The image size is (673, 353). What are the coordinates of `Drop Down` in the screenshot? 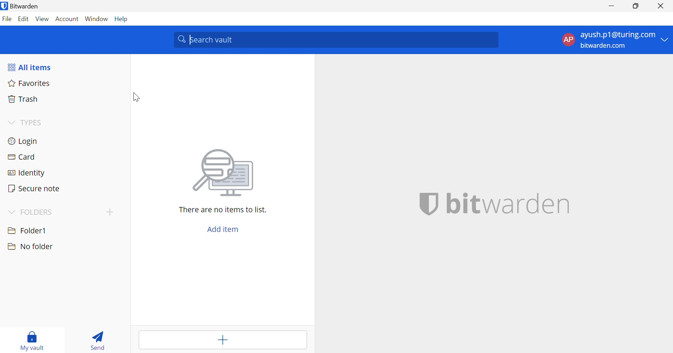 It's located at (11, 121).